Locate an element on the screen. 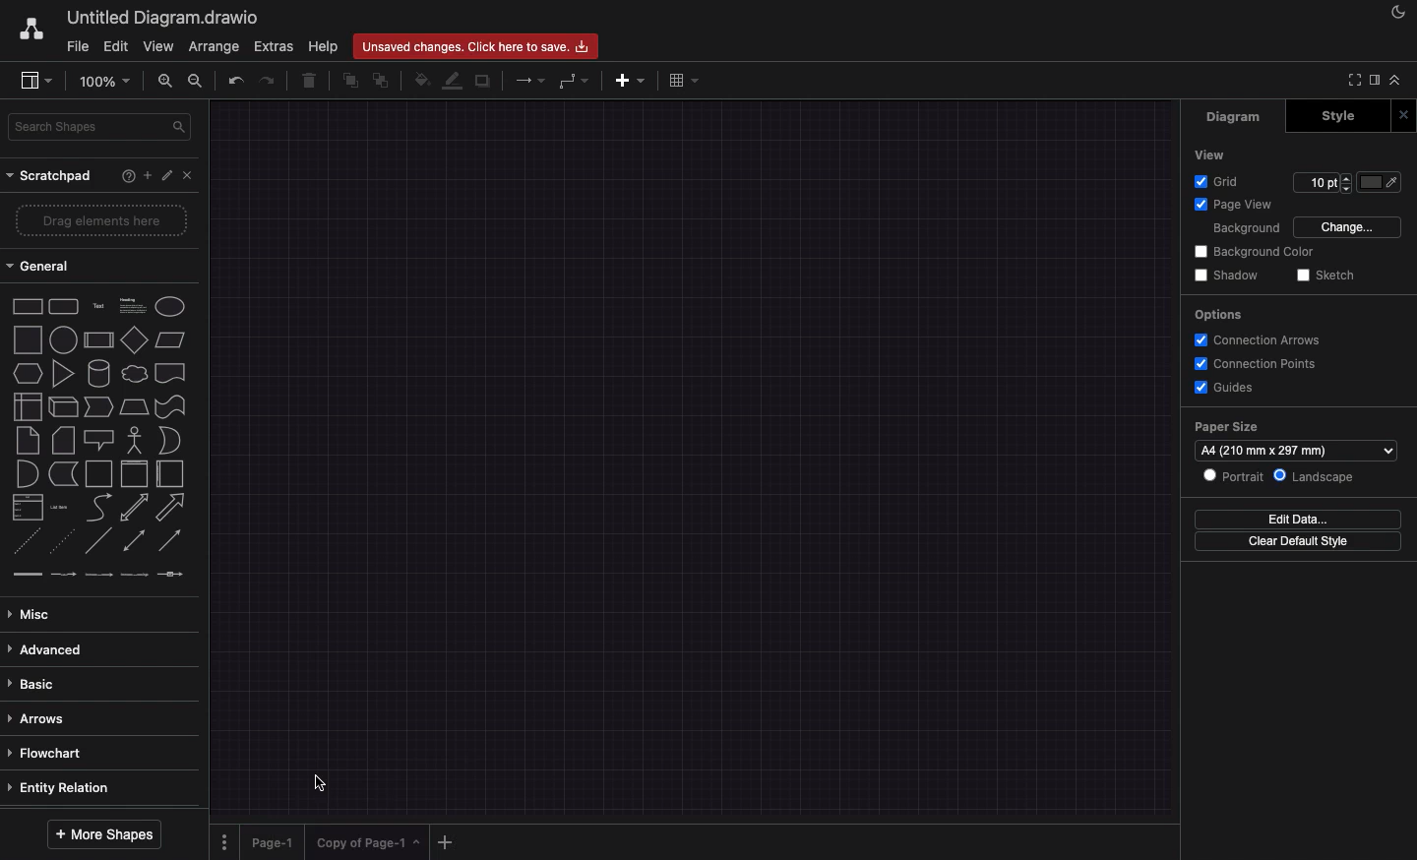  general is located at coordinates (38, 266).